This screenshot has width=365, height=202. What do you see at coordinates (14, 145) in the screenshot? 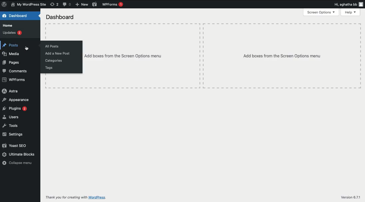
I see `Yoast` at bounding box center [14, 145].